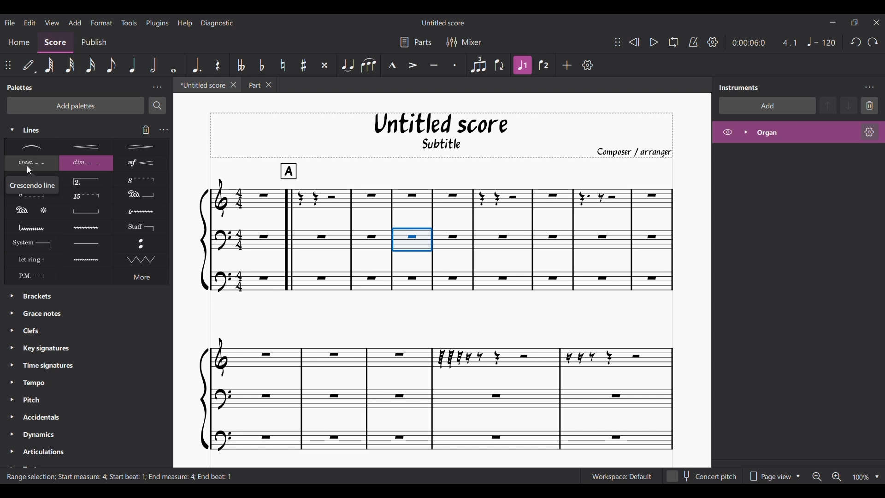 The image size is (885, 498). Describe the element at coordinates (773, 476) in the screenshot. I see `Page view options` at that location.